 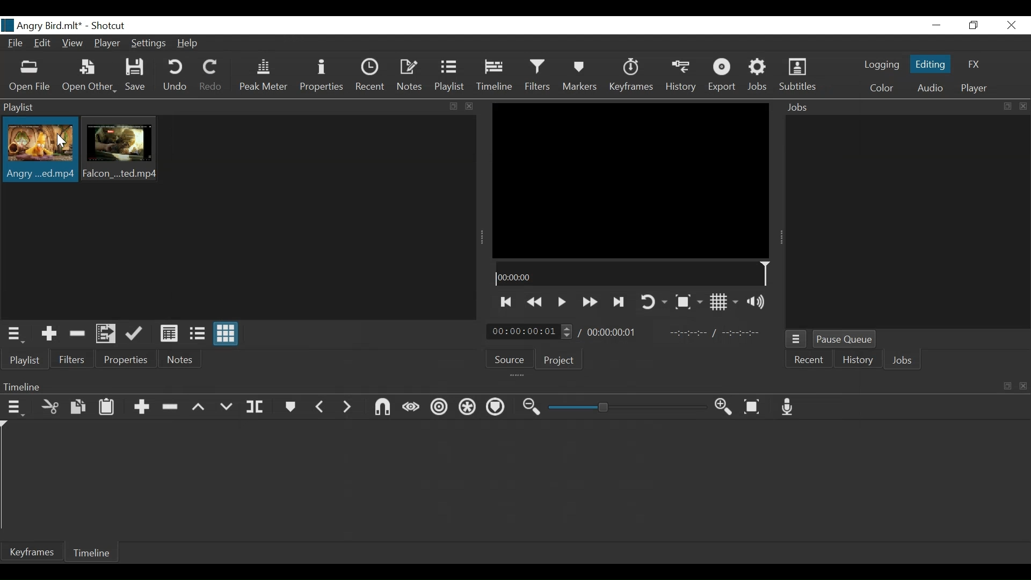 What do you see at coordinates (93, 554) in the screenshot?
I see `Timeline` at bounding box center [93, 554].